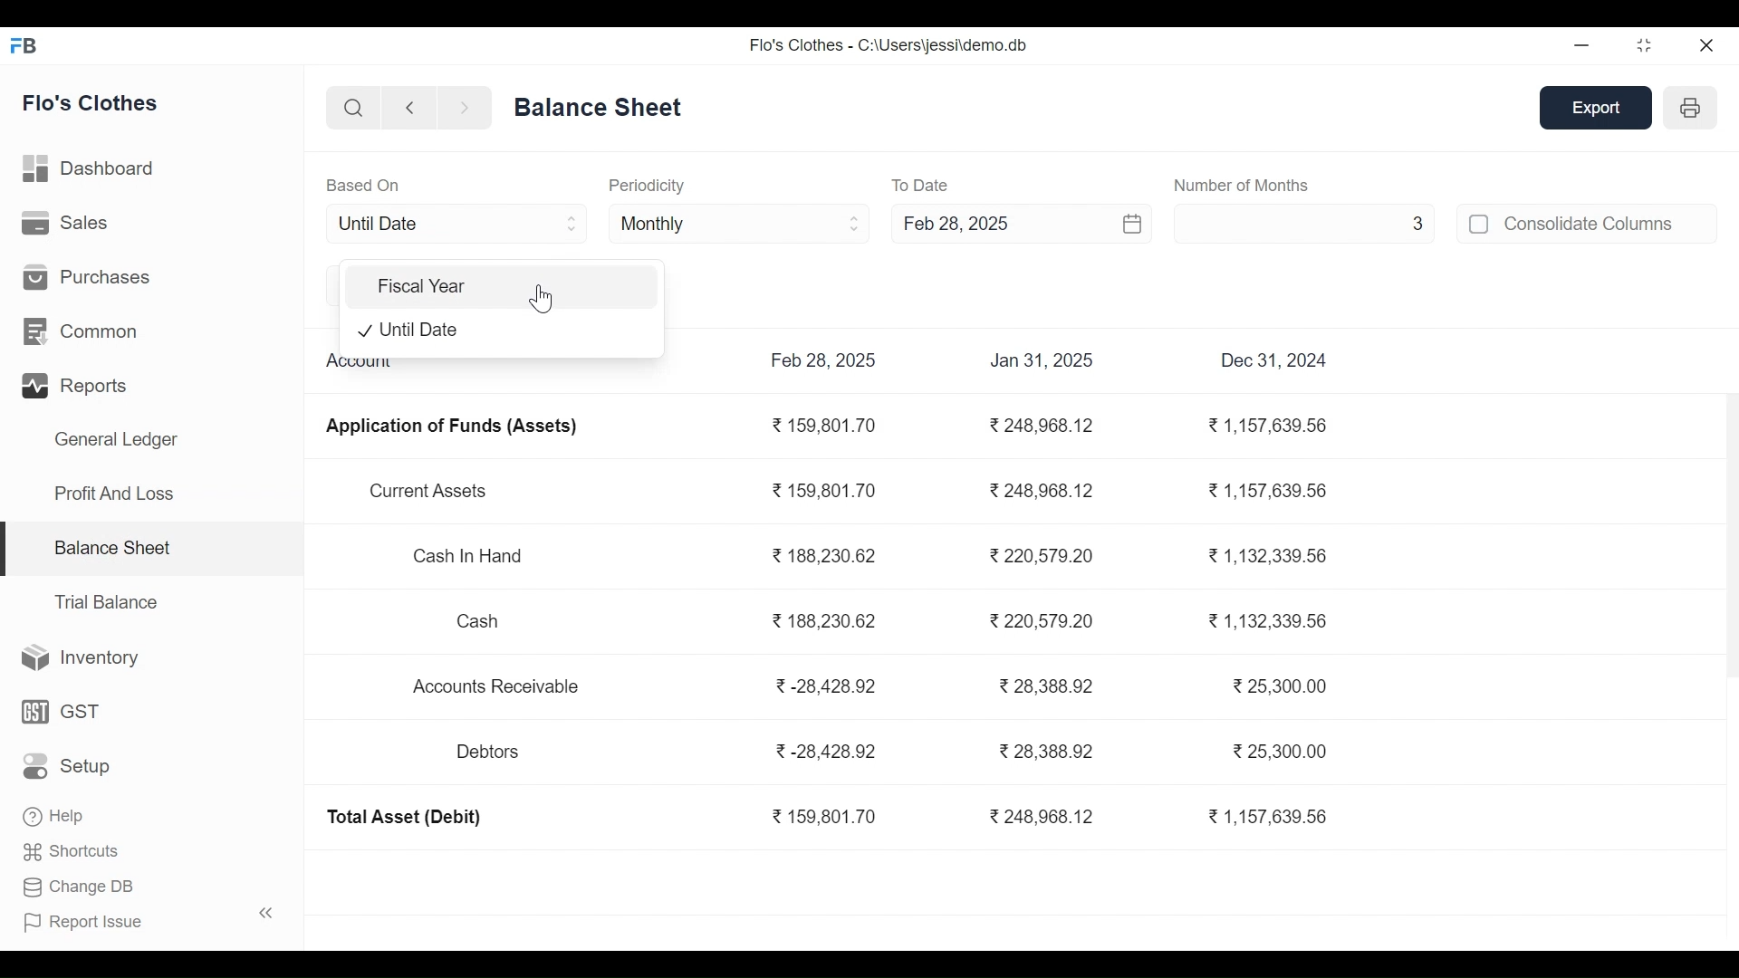 Image resolution: width=1739 pixels, height=978 pixels. What do you see at coordinates (106, 602) in the screenshot?
I see `Trial Balance` at bounding box center [106, 602].